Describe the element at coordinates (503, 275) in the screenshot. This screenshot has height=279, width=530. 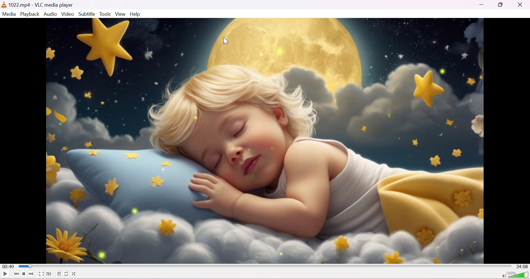
I see `Mute` at that location.